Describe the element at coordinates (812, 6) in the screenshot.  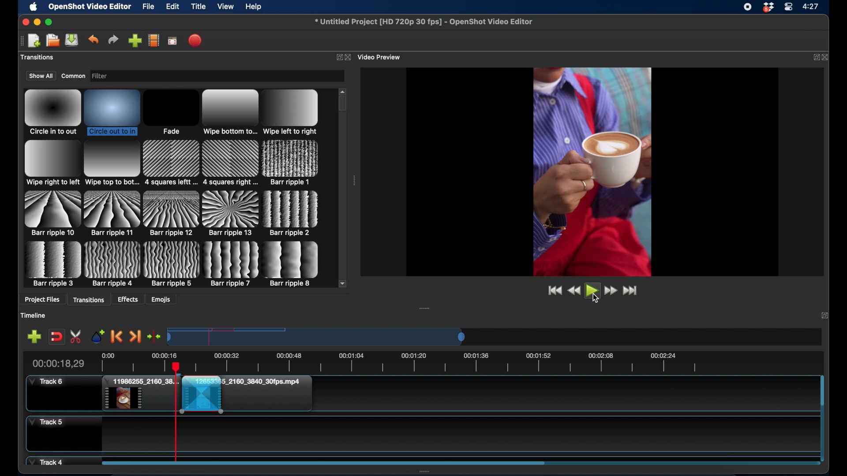
I see `time` at that location.